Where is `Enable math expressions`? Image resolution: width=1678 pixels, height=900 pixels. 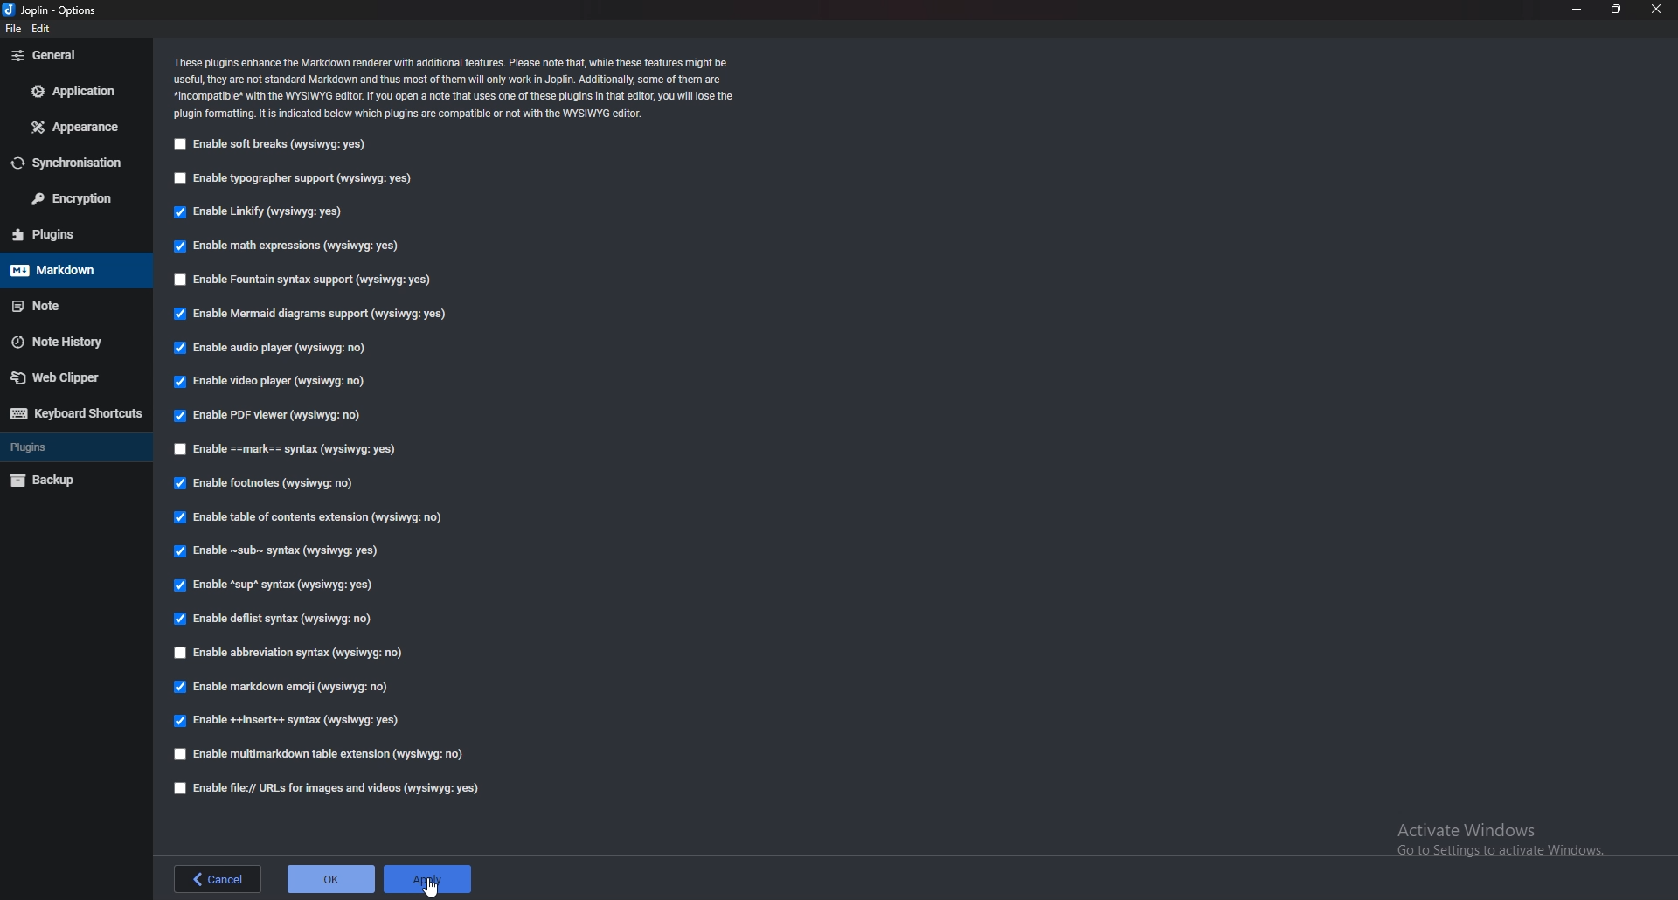 Enable math expressions is located at coordinates (288, 247).